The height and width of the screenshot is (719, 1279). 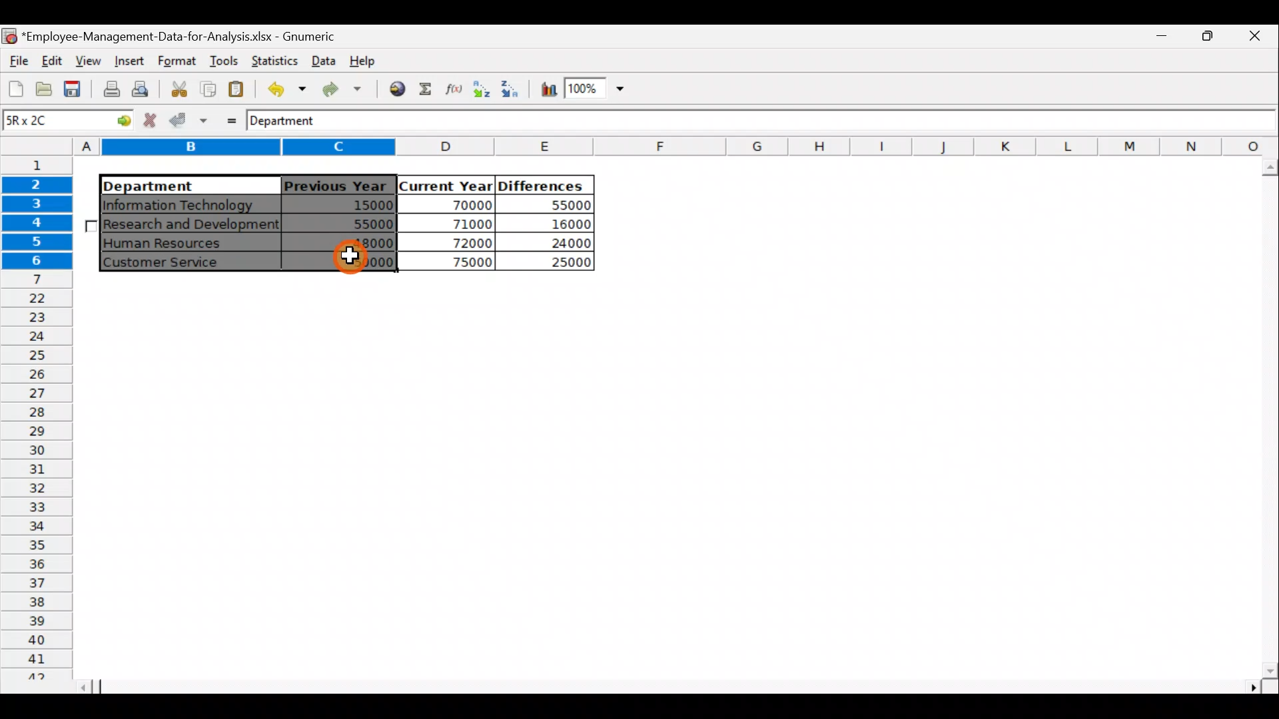 I want to click on Department, so click(x=293, y=122).